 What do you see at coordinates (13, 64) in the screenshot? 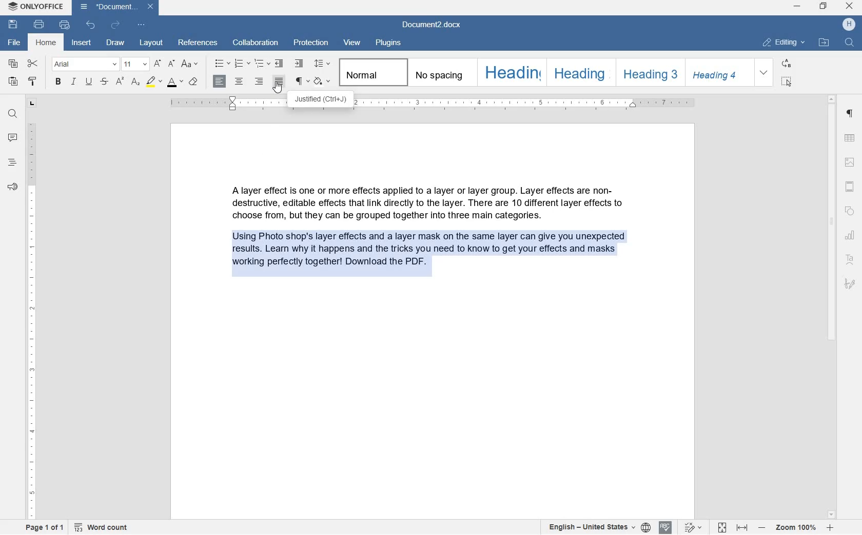
I see `COPY` at bounding box center [13, 64].